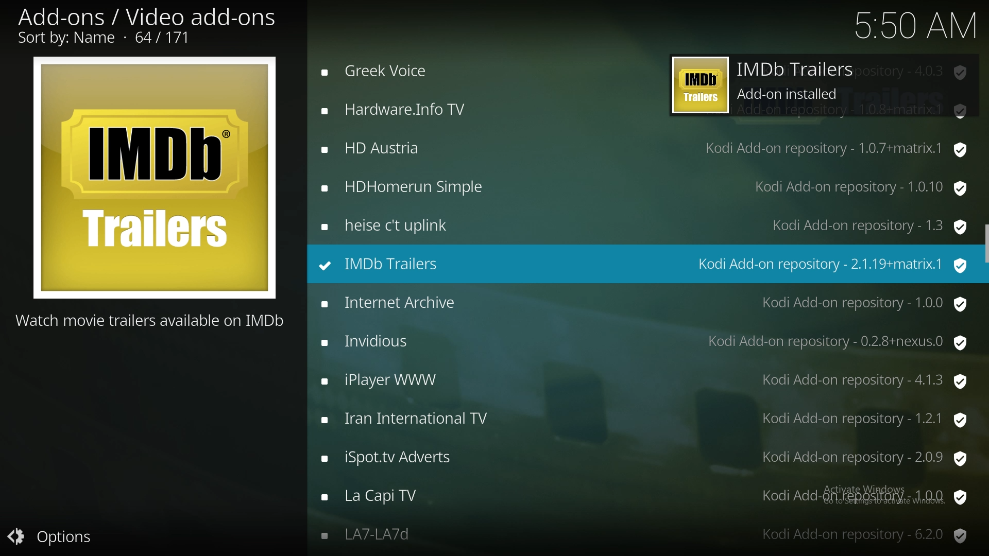 This screenshot has height=556, width=989. What do you see at coordinates (648, 499) in the screenshot?
I see `add on` at bounding box center [648, 499].